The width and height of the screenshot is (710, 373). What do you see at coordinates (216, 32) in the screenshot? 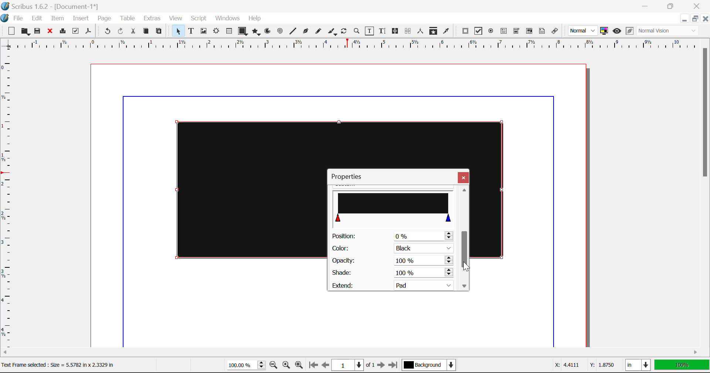
I see `Render Frame` at bounding box center [216, 32].